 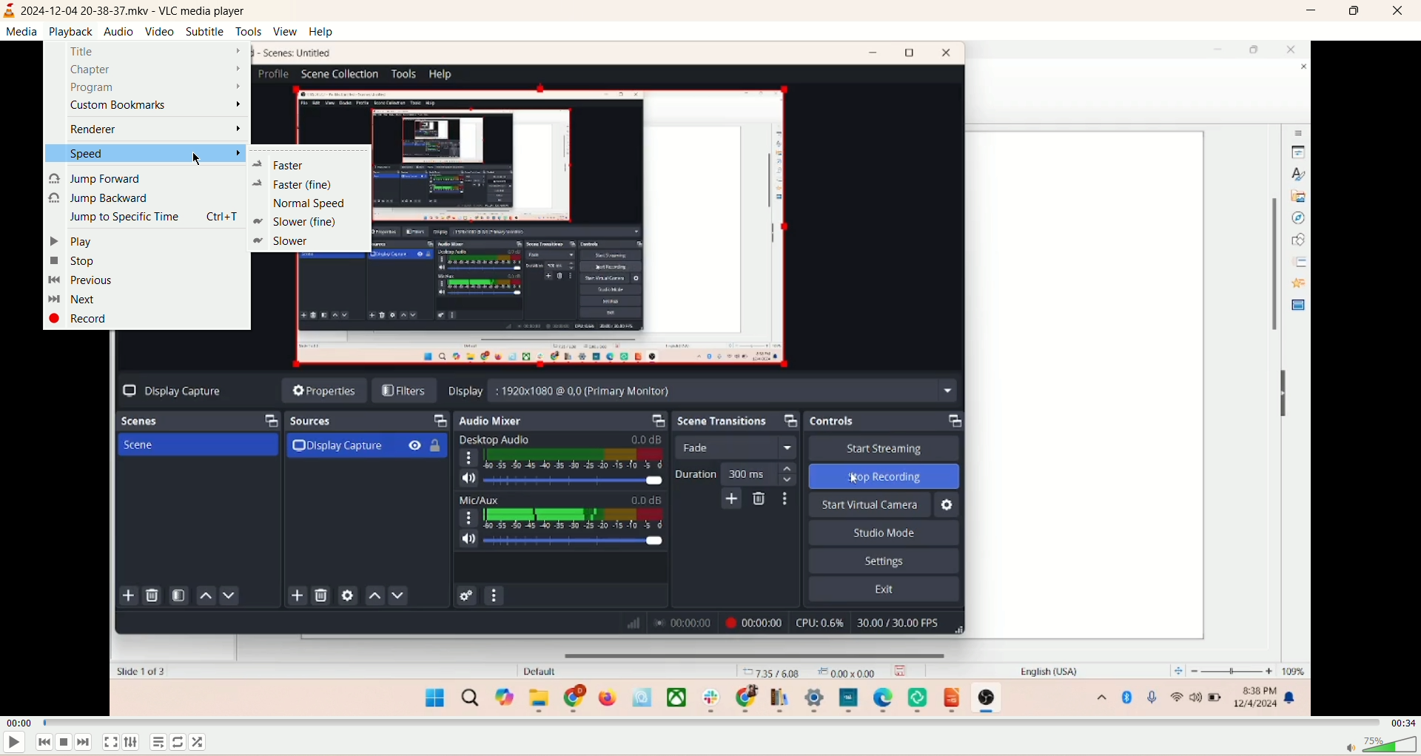 I want to click on next, so click(x=75, y=300).